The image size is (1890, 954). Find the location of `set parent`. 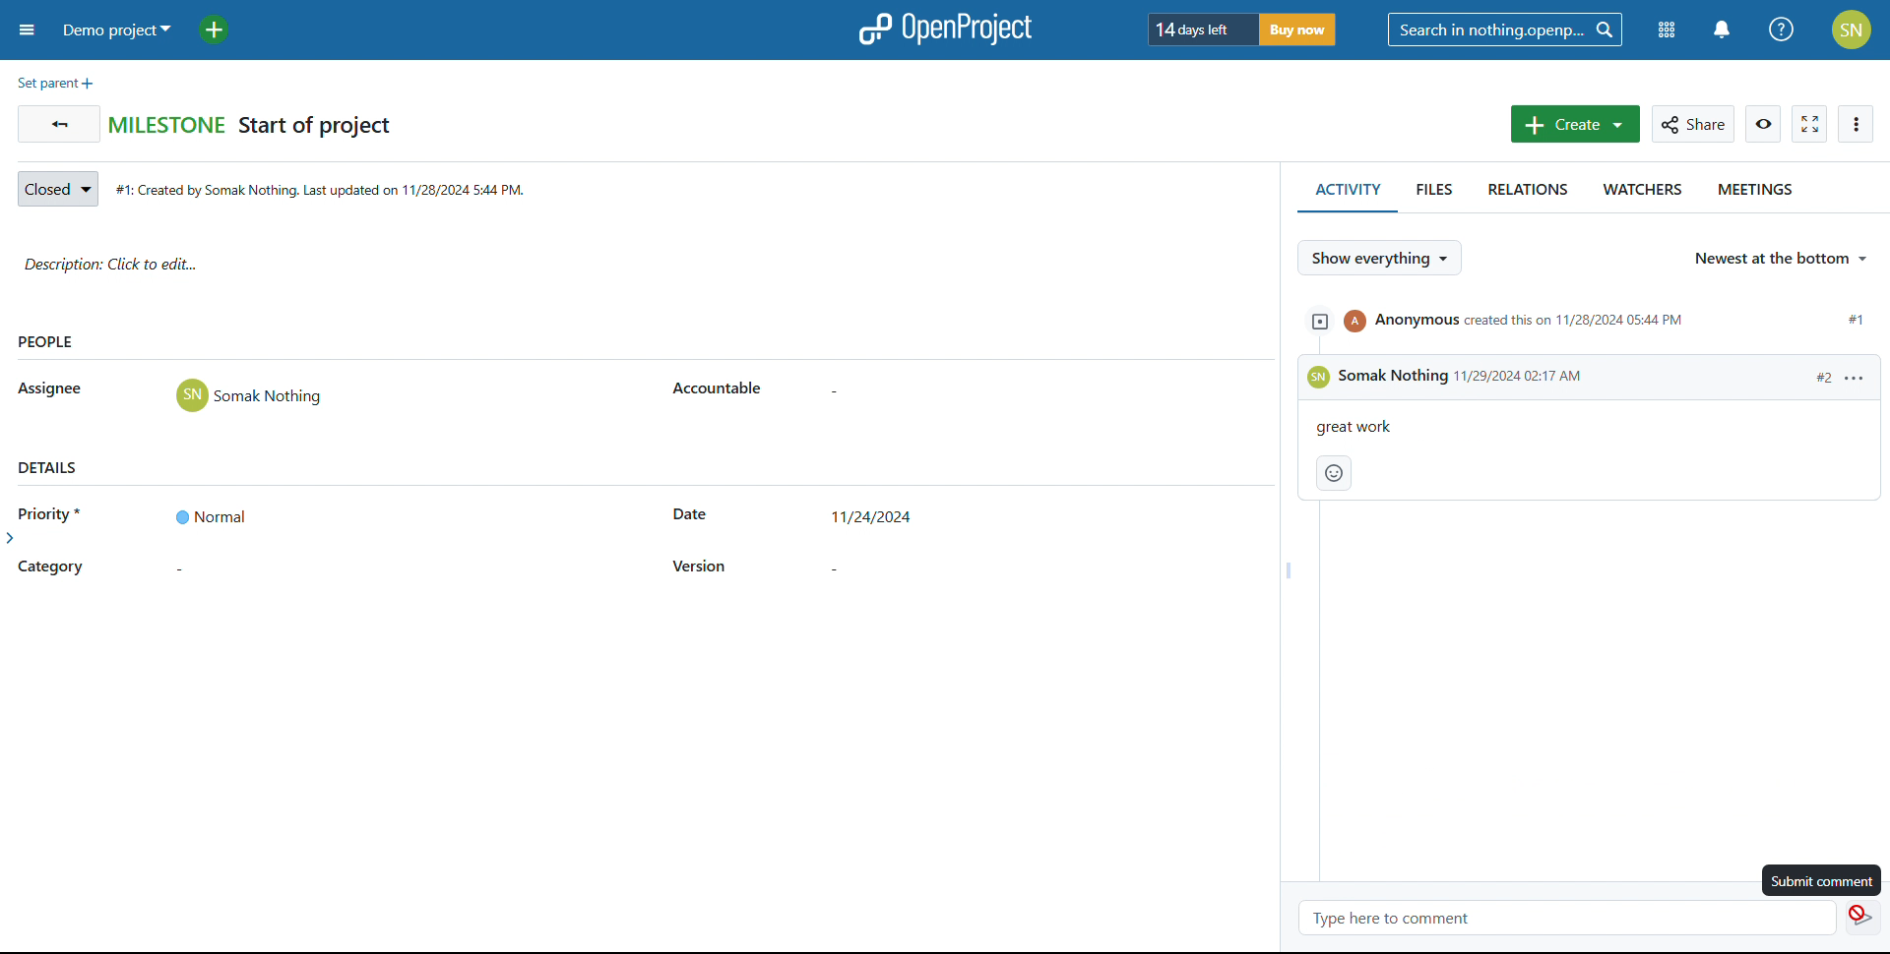

set parent is located at coordinates (55, 84).